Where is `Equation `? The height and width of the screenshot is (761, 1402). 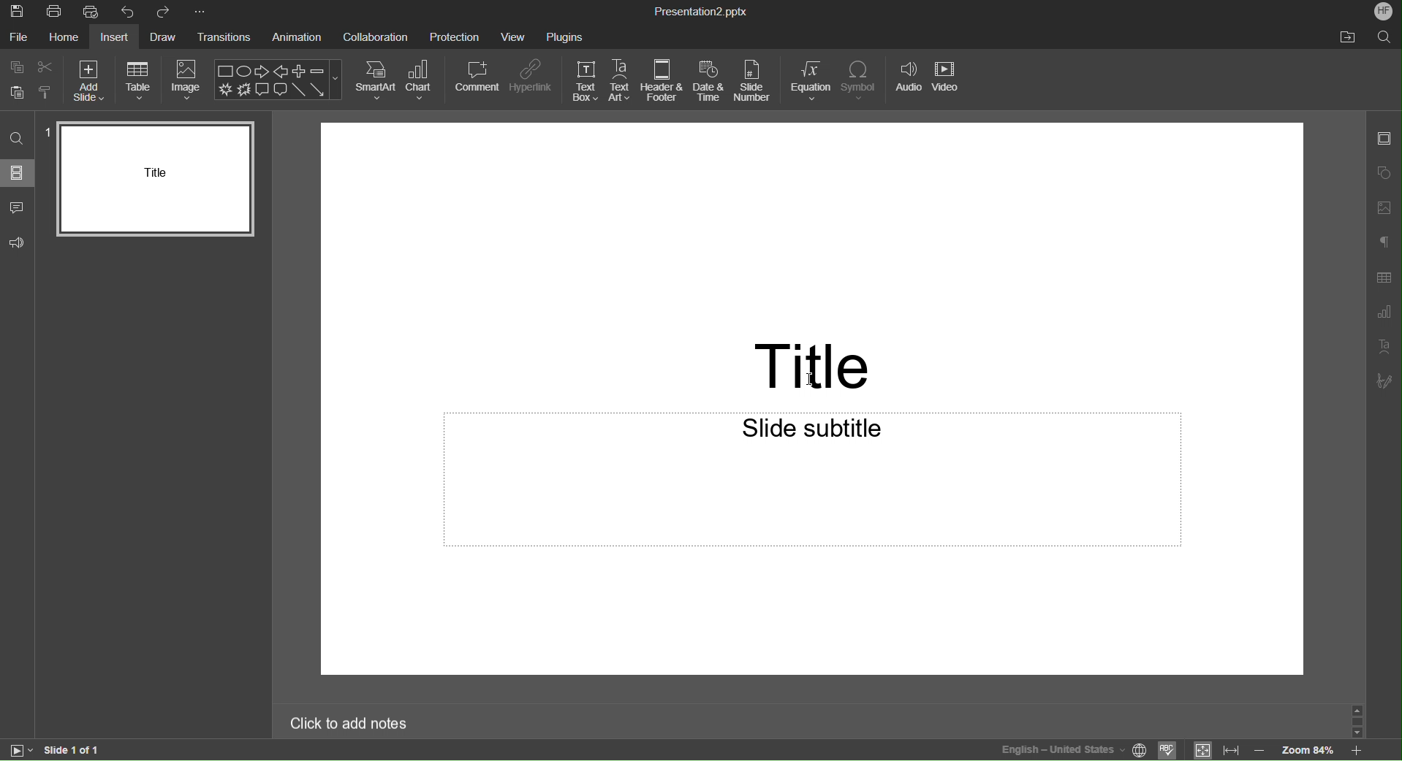 Equation  is located at coordinates (810, 80).